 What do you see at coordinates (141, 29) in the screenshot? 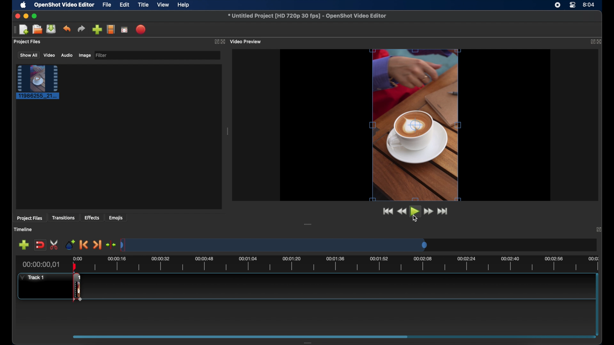
I see `export video` at bounding box center [141, 29].